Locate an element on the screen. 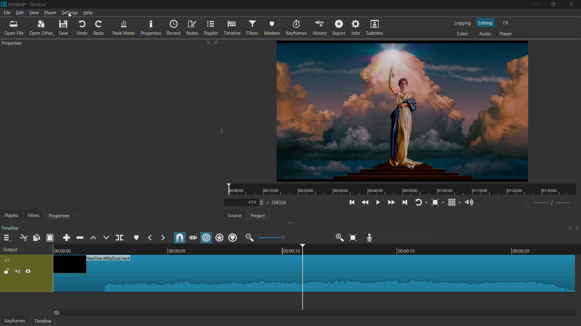  skip to the previous point is located at coordinates (351, 202).